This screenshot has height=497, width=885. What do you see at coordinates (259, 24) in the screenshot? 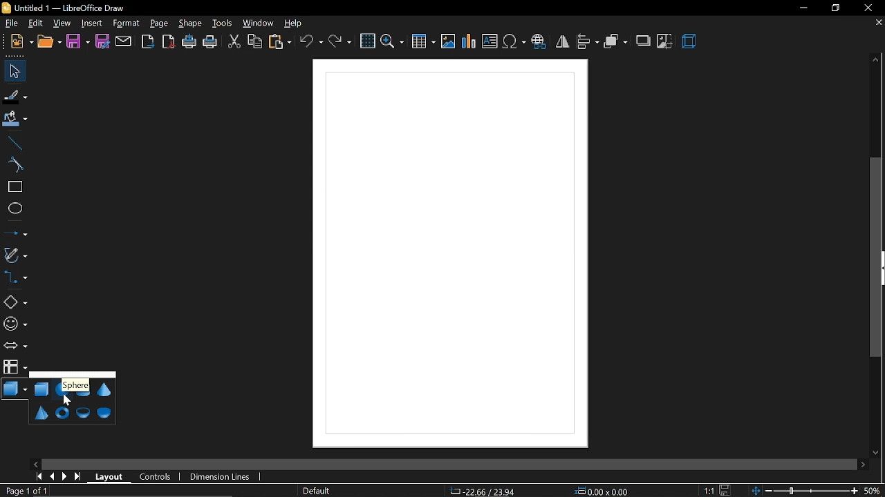
I see `window` at bounding box center [259, 24].